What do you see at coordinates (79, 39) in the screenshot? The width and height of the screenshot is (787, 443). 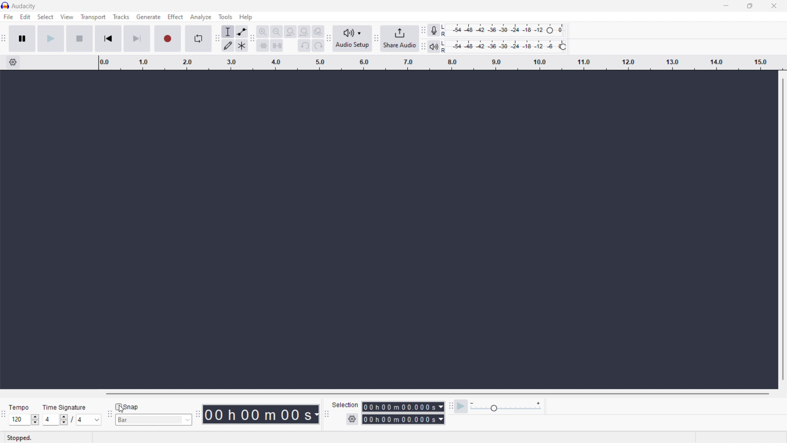 I see `stop` at bounding box center [79, 39].